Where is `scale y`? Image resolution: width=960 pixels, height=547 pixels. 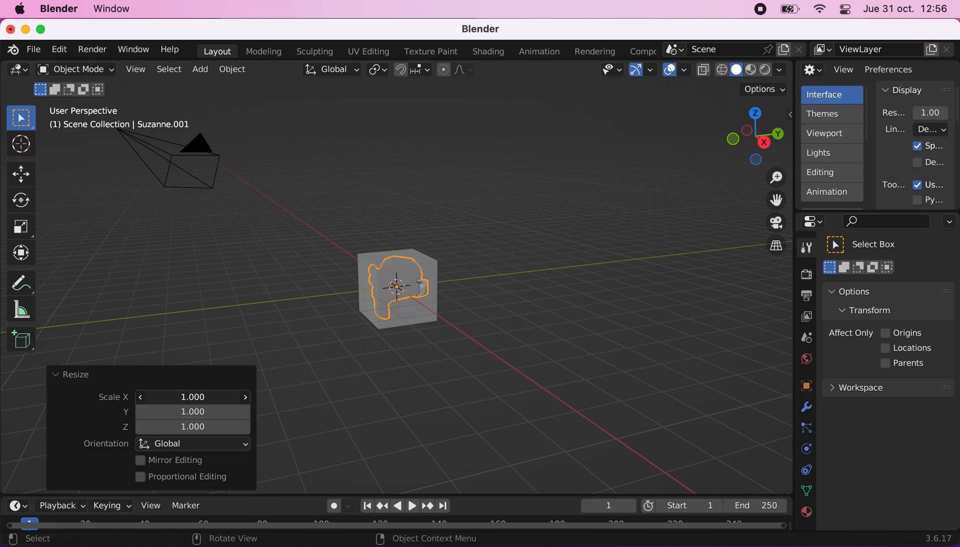
scale y is located at coordinates (189, 411).